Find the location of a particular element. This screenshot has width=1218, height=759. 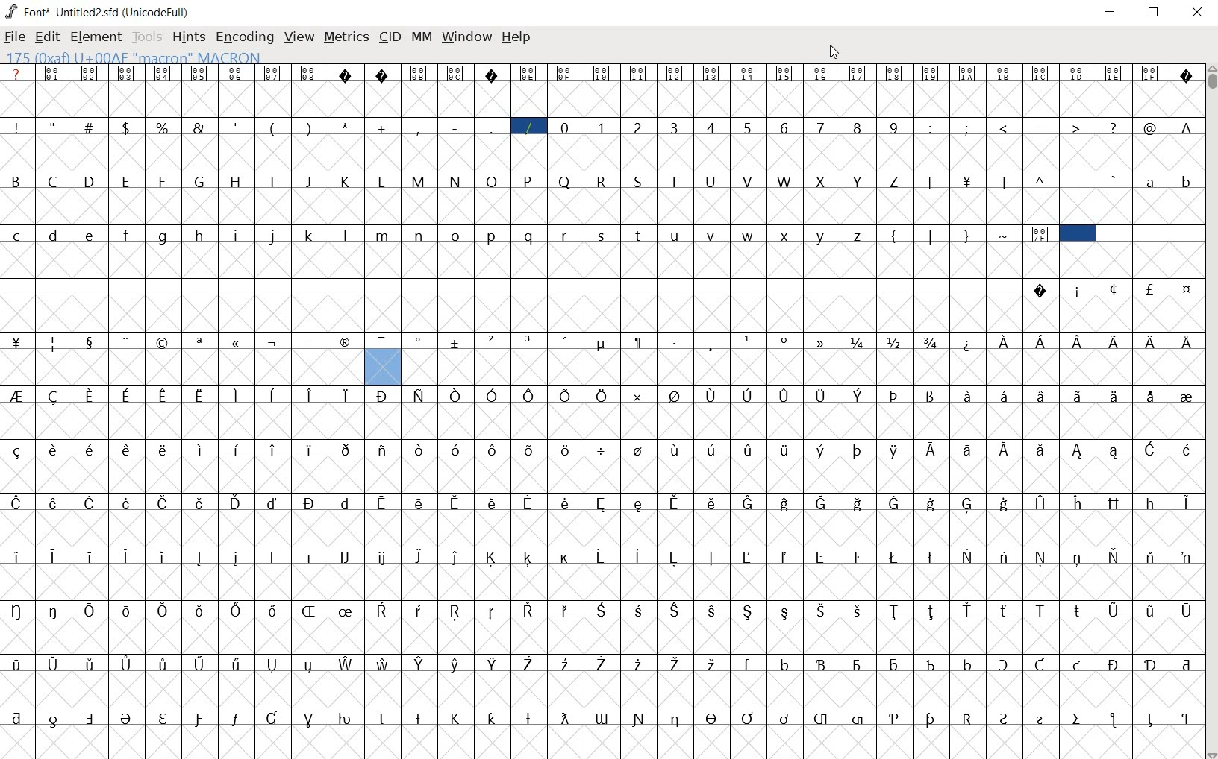

Symbol is located at coordinates (604, 341).